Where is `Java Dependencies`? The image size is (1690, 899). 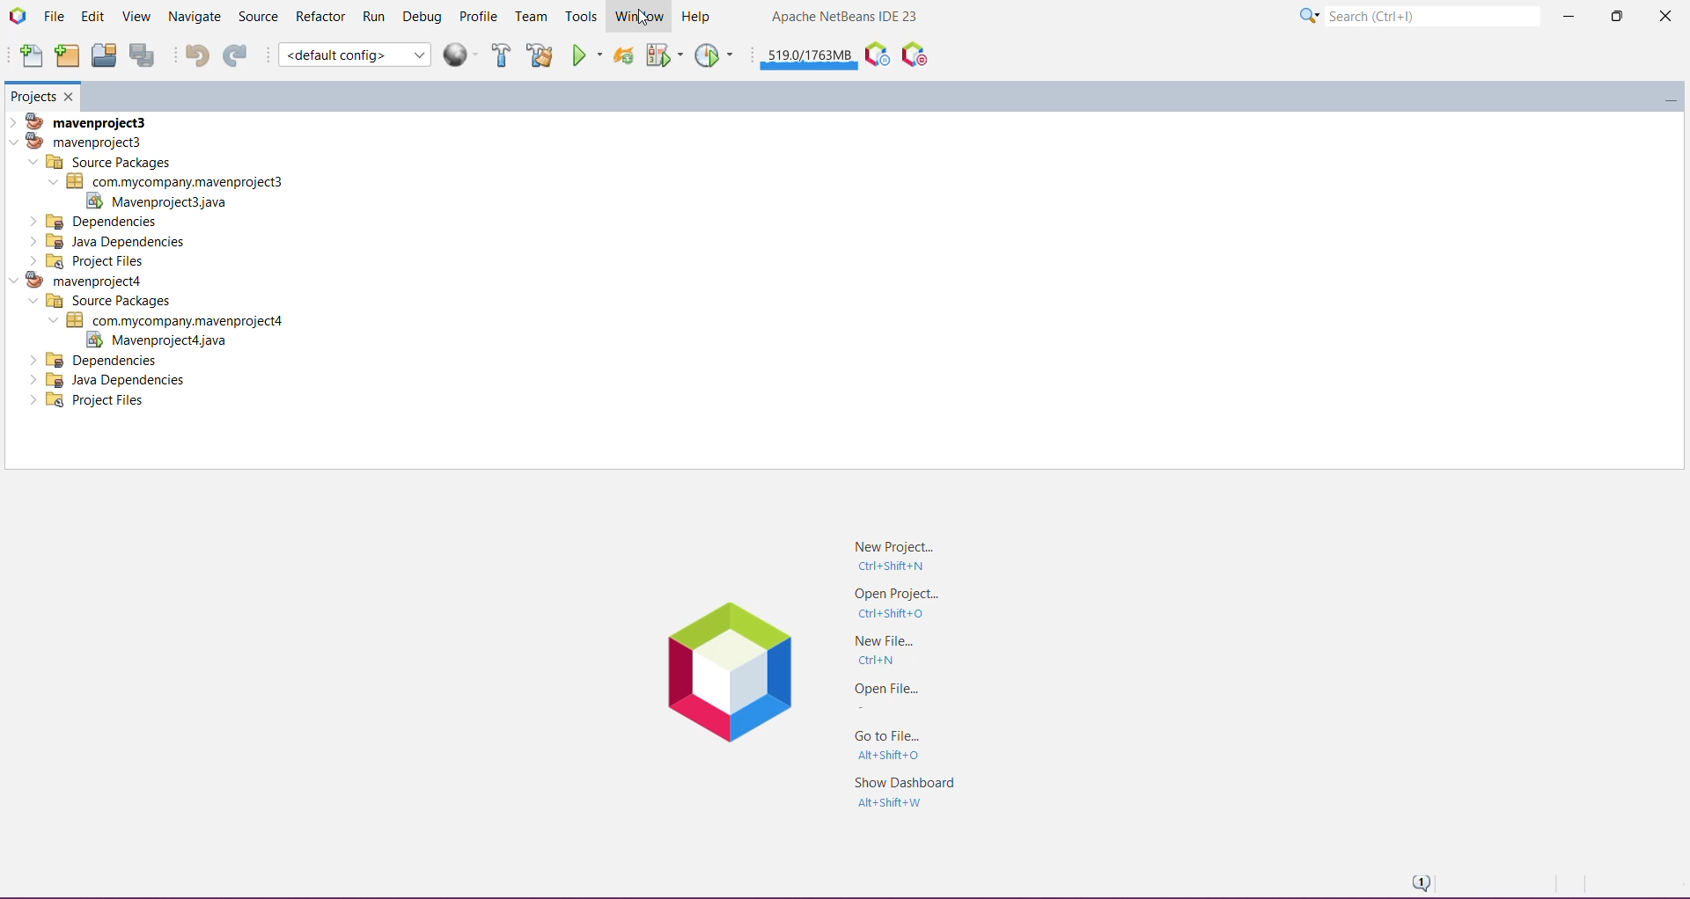 Java Dependencies is located at coordinates (112, 380).